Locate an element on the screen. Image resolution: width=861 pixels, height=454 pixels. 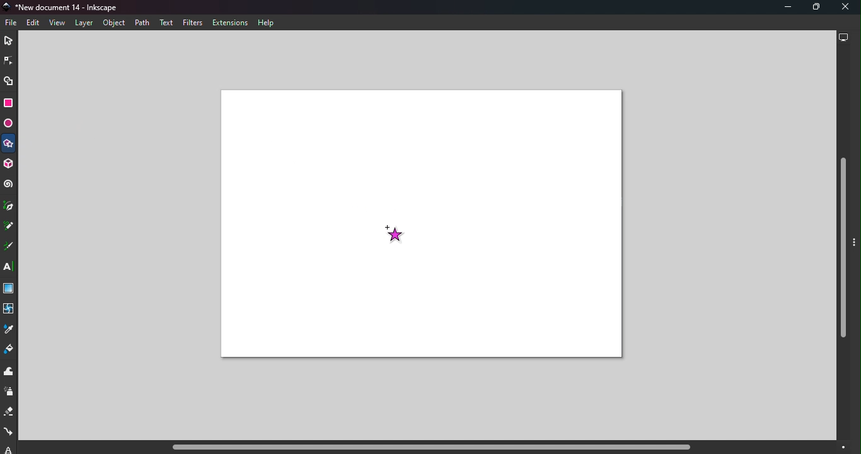
File is located at coordinates (13, 23).